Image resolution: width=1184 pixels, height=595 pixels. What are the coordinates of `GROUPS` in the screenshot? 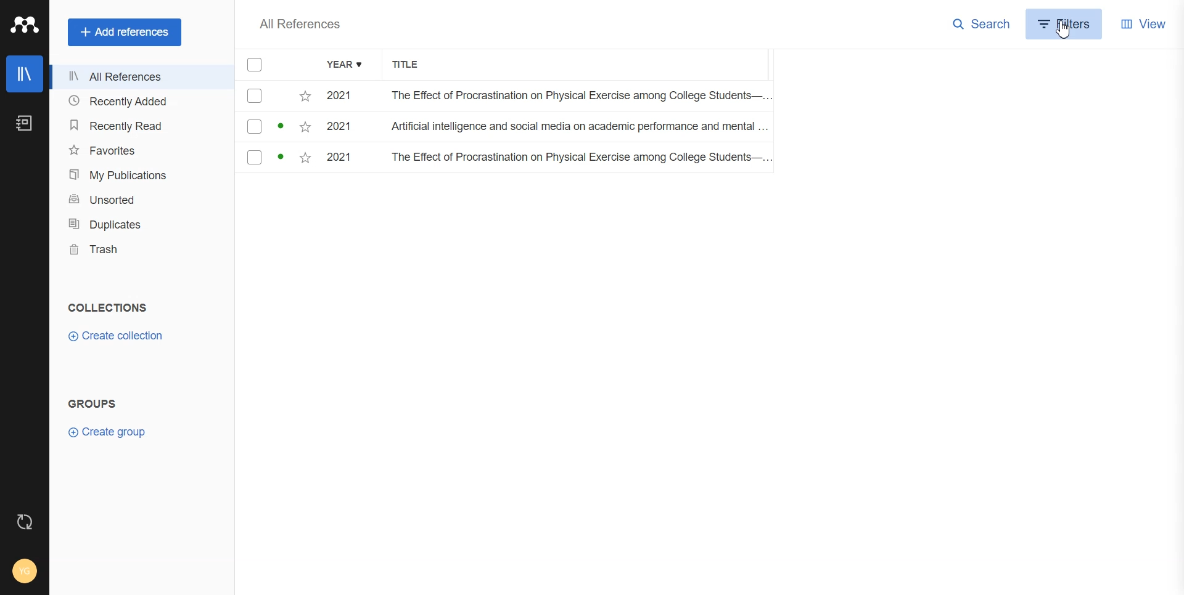 It's located at (91, 402).